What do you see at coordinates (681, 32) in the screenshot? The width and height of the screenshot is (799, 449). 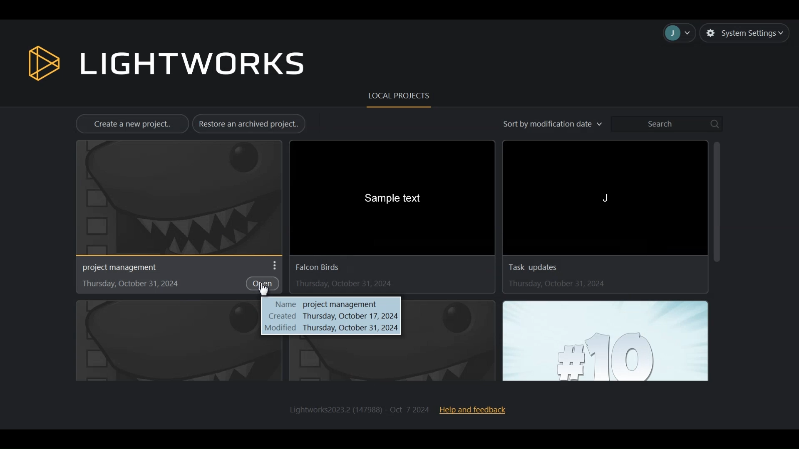 I see `Accounts` at bounding box center [681, 32].